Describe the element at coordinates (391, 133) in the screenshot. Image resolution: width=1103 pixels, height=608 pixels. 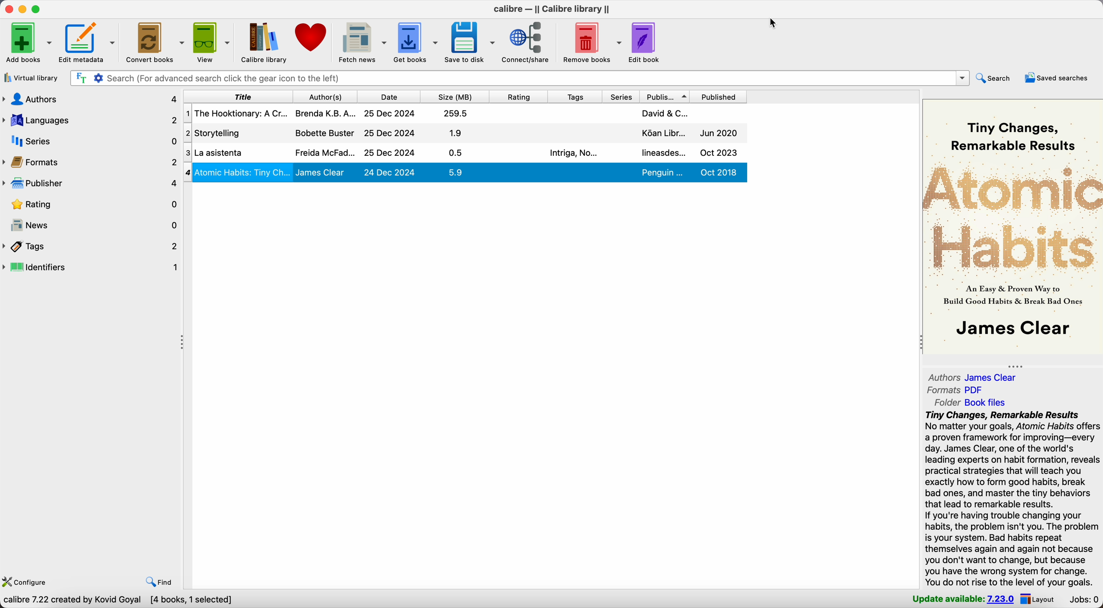
I see `25 Dec 2024` at that location.